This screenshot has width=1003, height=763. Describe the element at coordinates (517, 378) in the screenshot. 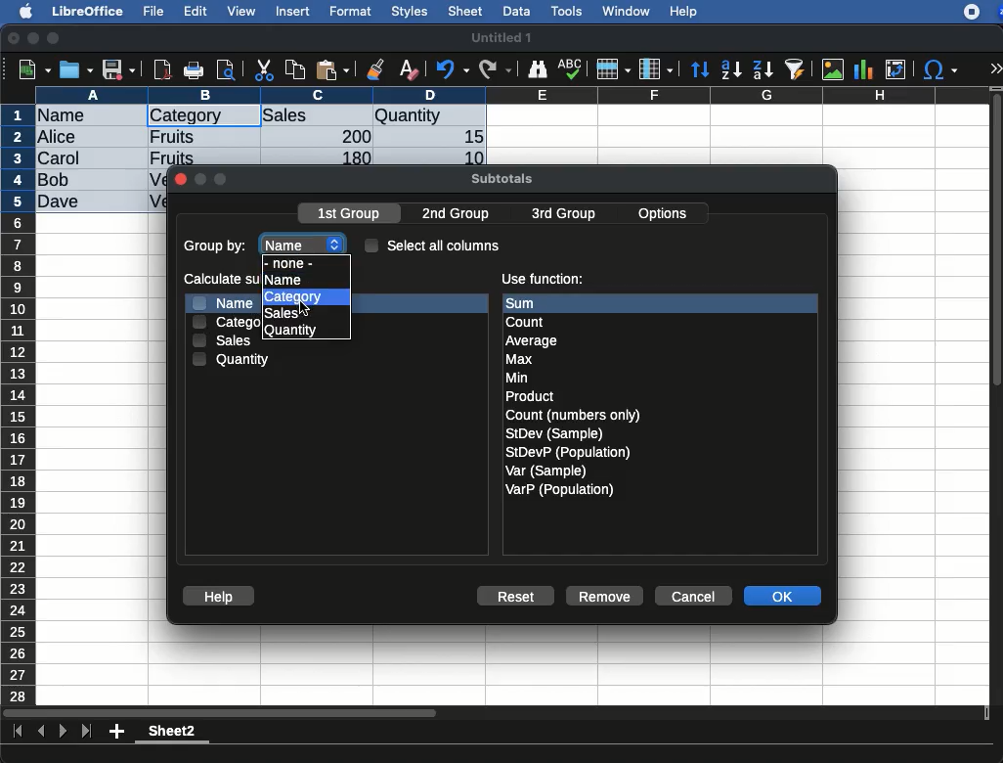

I see `Min` at that location.